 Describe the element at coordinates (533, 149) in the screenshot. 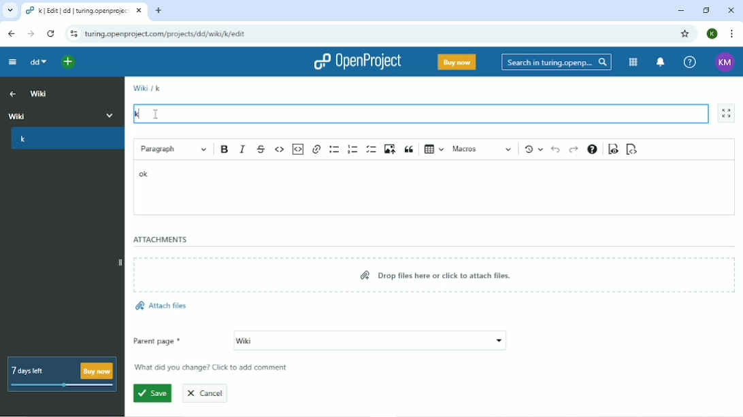

I see `Show local modifications` at that location.